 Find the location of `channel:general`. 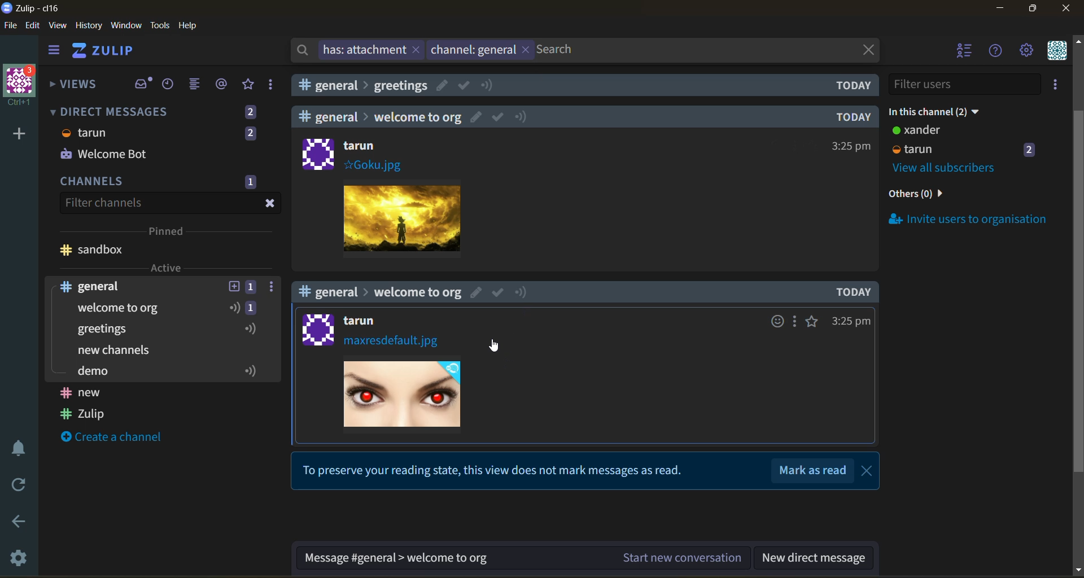

channel:general is located at coordinates (478, 49).